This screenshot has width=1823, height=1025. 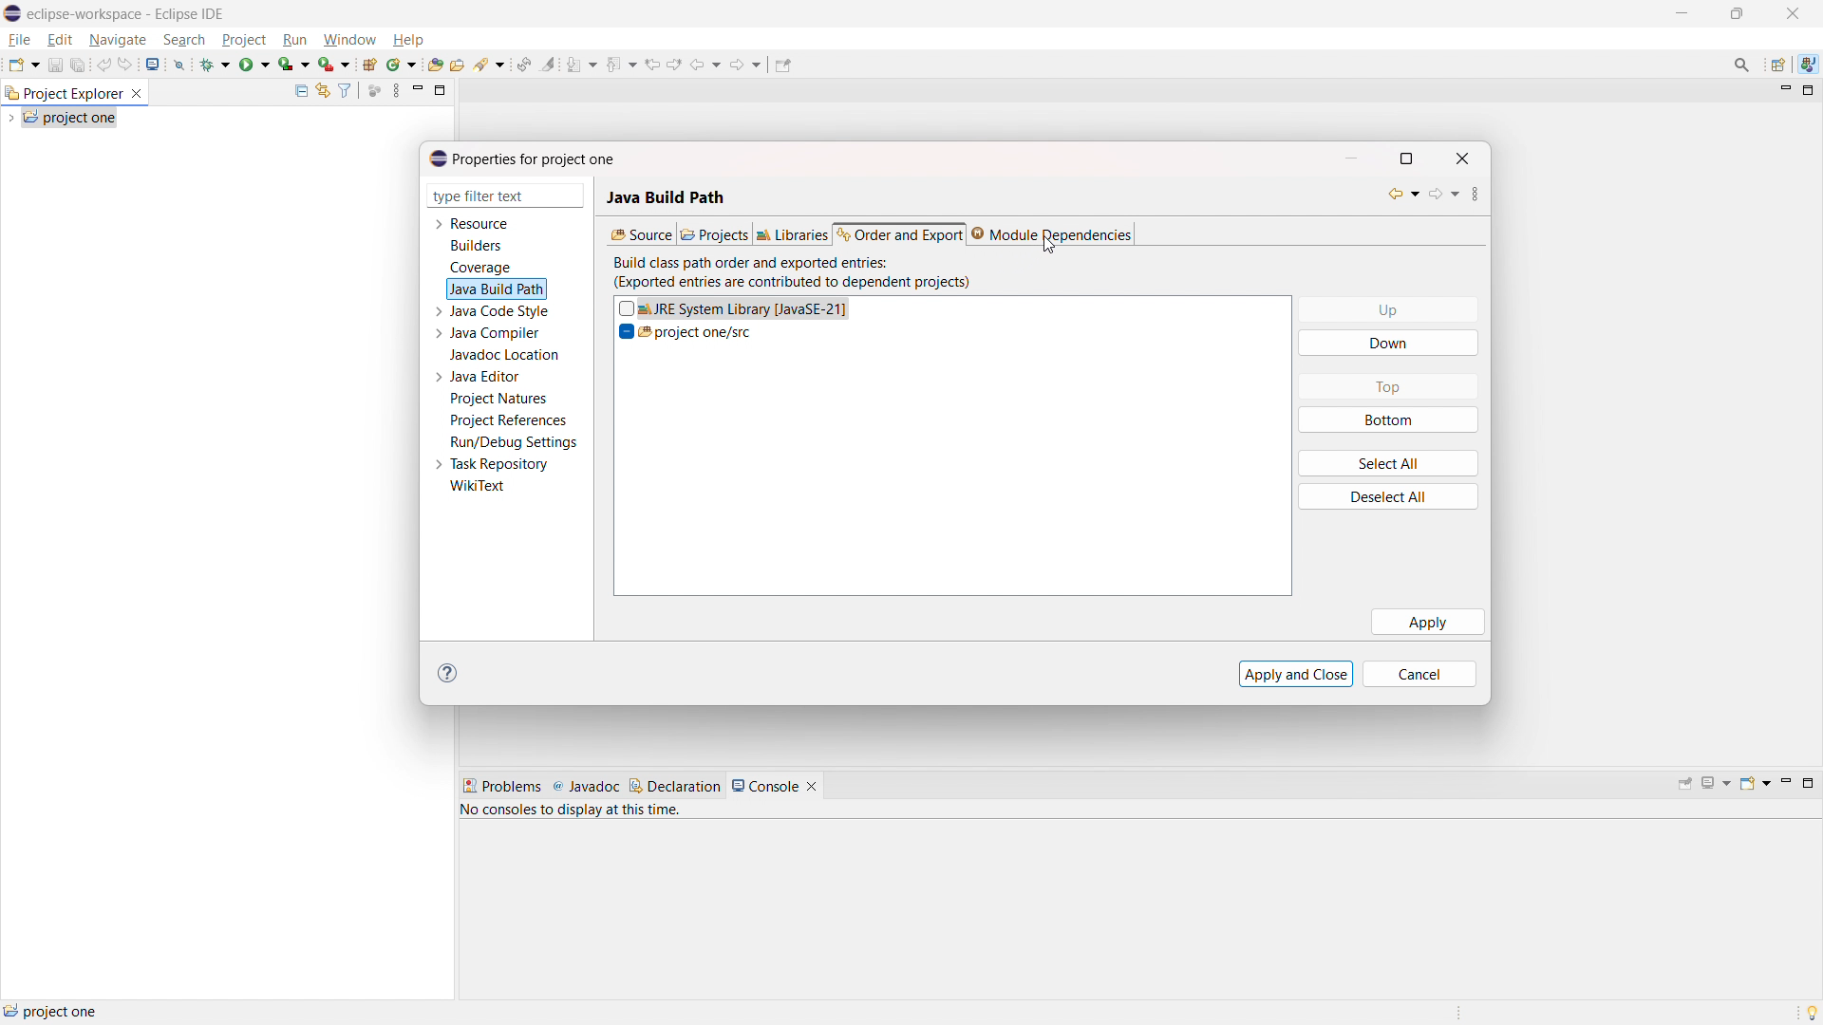 I want to click on eclipse-workspace - Eclipse IDE, so click(x=126, y=14).